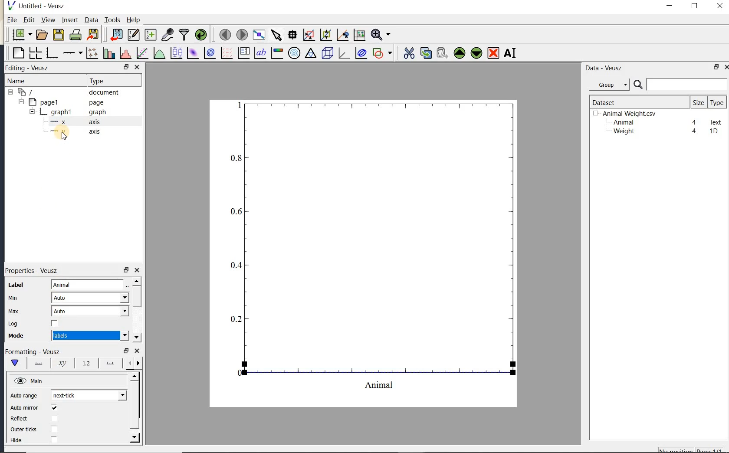  What do you see at coordinates (64, 113) in the screenshot?
I see `graph1` at bounding box center [64, 113].